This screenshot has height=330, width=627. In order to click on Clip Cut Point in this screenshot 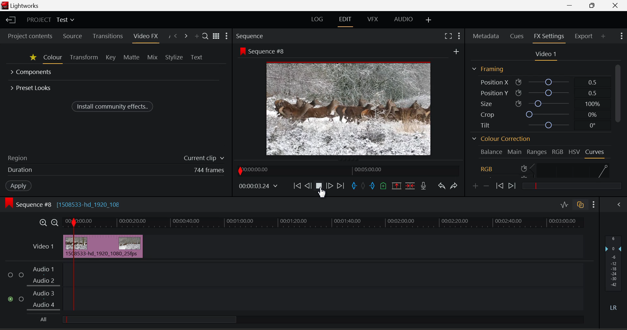, I will do `click(74, 263)`.